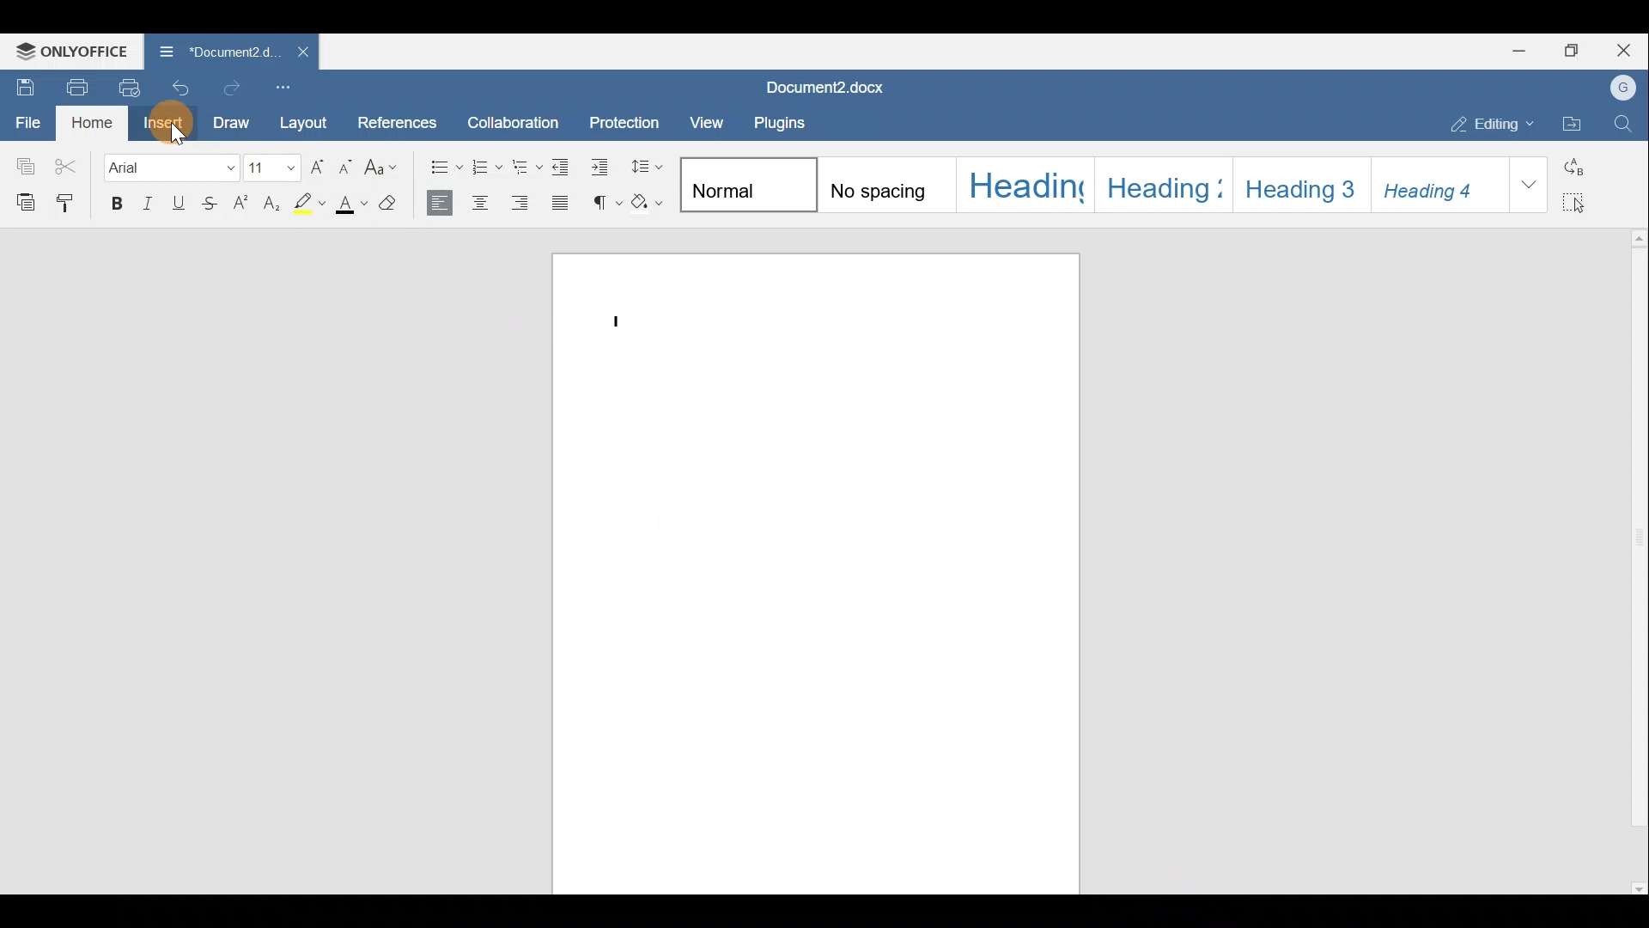 This screenshot has width=1649, height=928. What do you see at coordinates (1490, 120) in the screenshot?
I see `Editing mode` at bounding box center [1490, 120].